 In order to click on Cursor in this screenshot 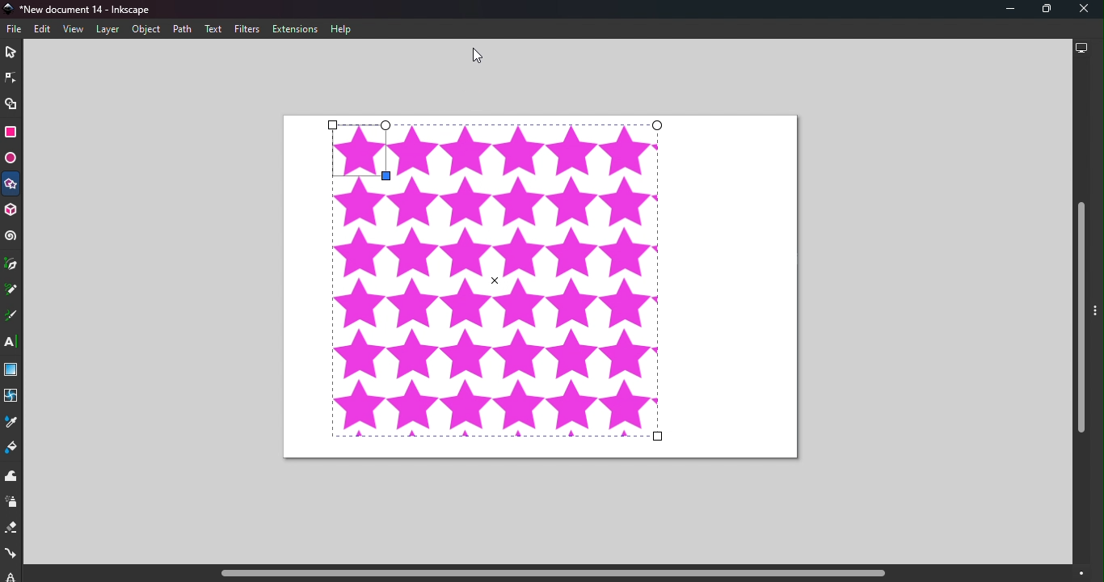, I will do `click(477, 53)`.